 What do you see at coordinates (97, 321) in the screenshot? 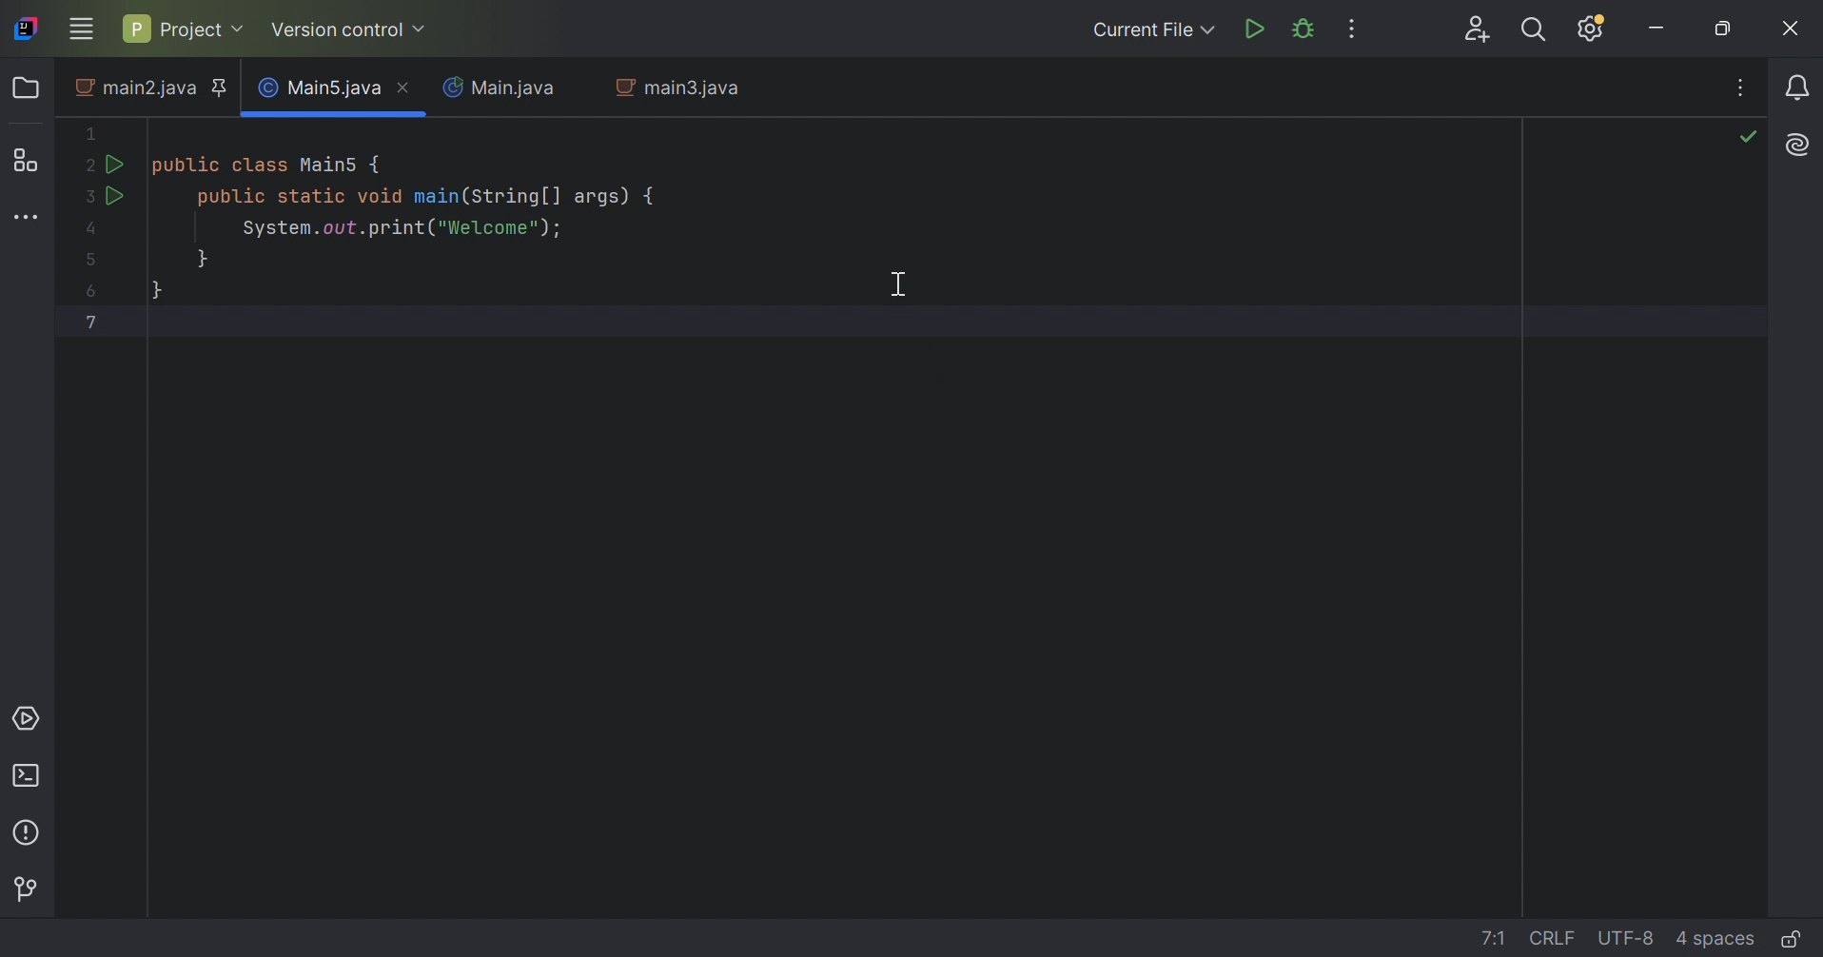
I see `7` at bounding box center [97, 321].